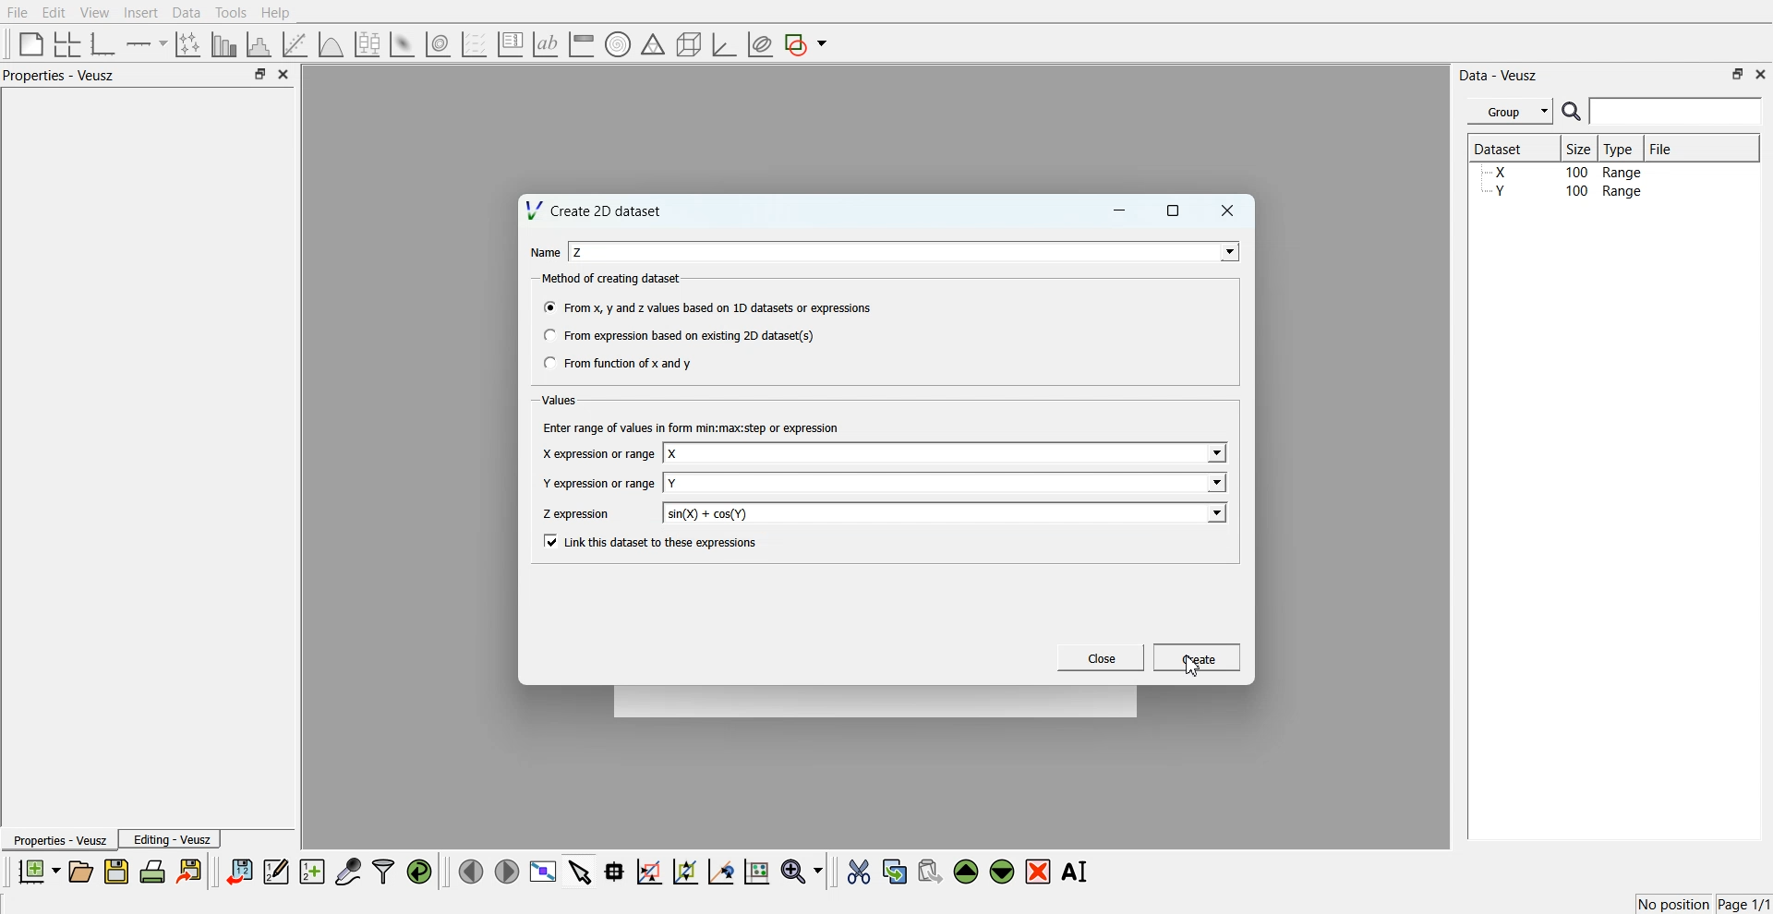  Describe the element at coordinates (546, 44) in the screenshot. I see `Text label` at that location.